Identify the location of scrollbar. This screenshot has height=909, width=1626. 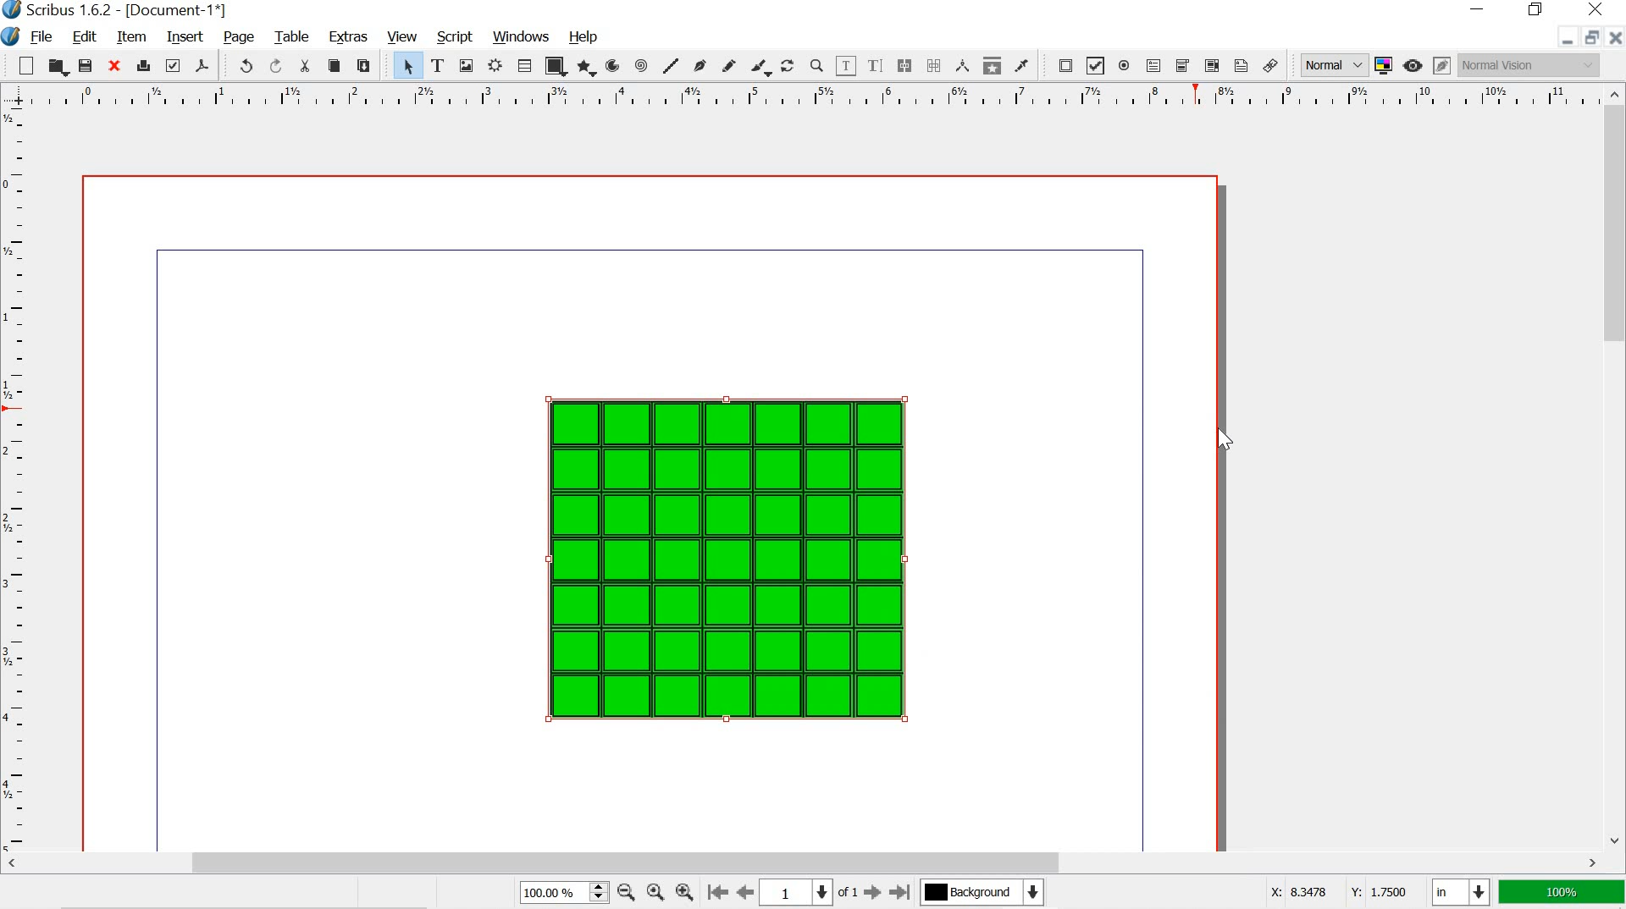
(1616, 465).